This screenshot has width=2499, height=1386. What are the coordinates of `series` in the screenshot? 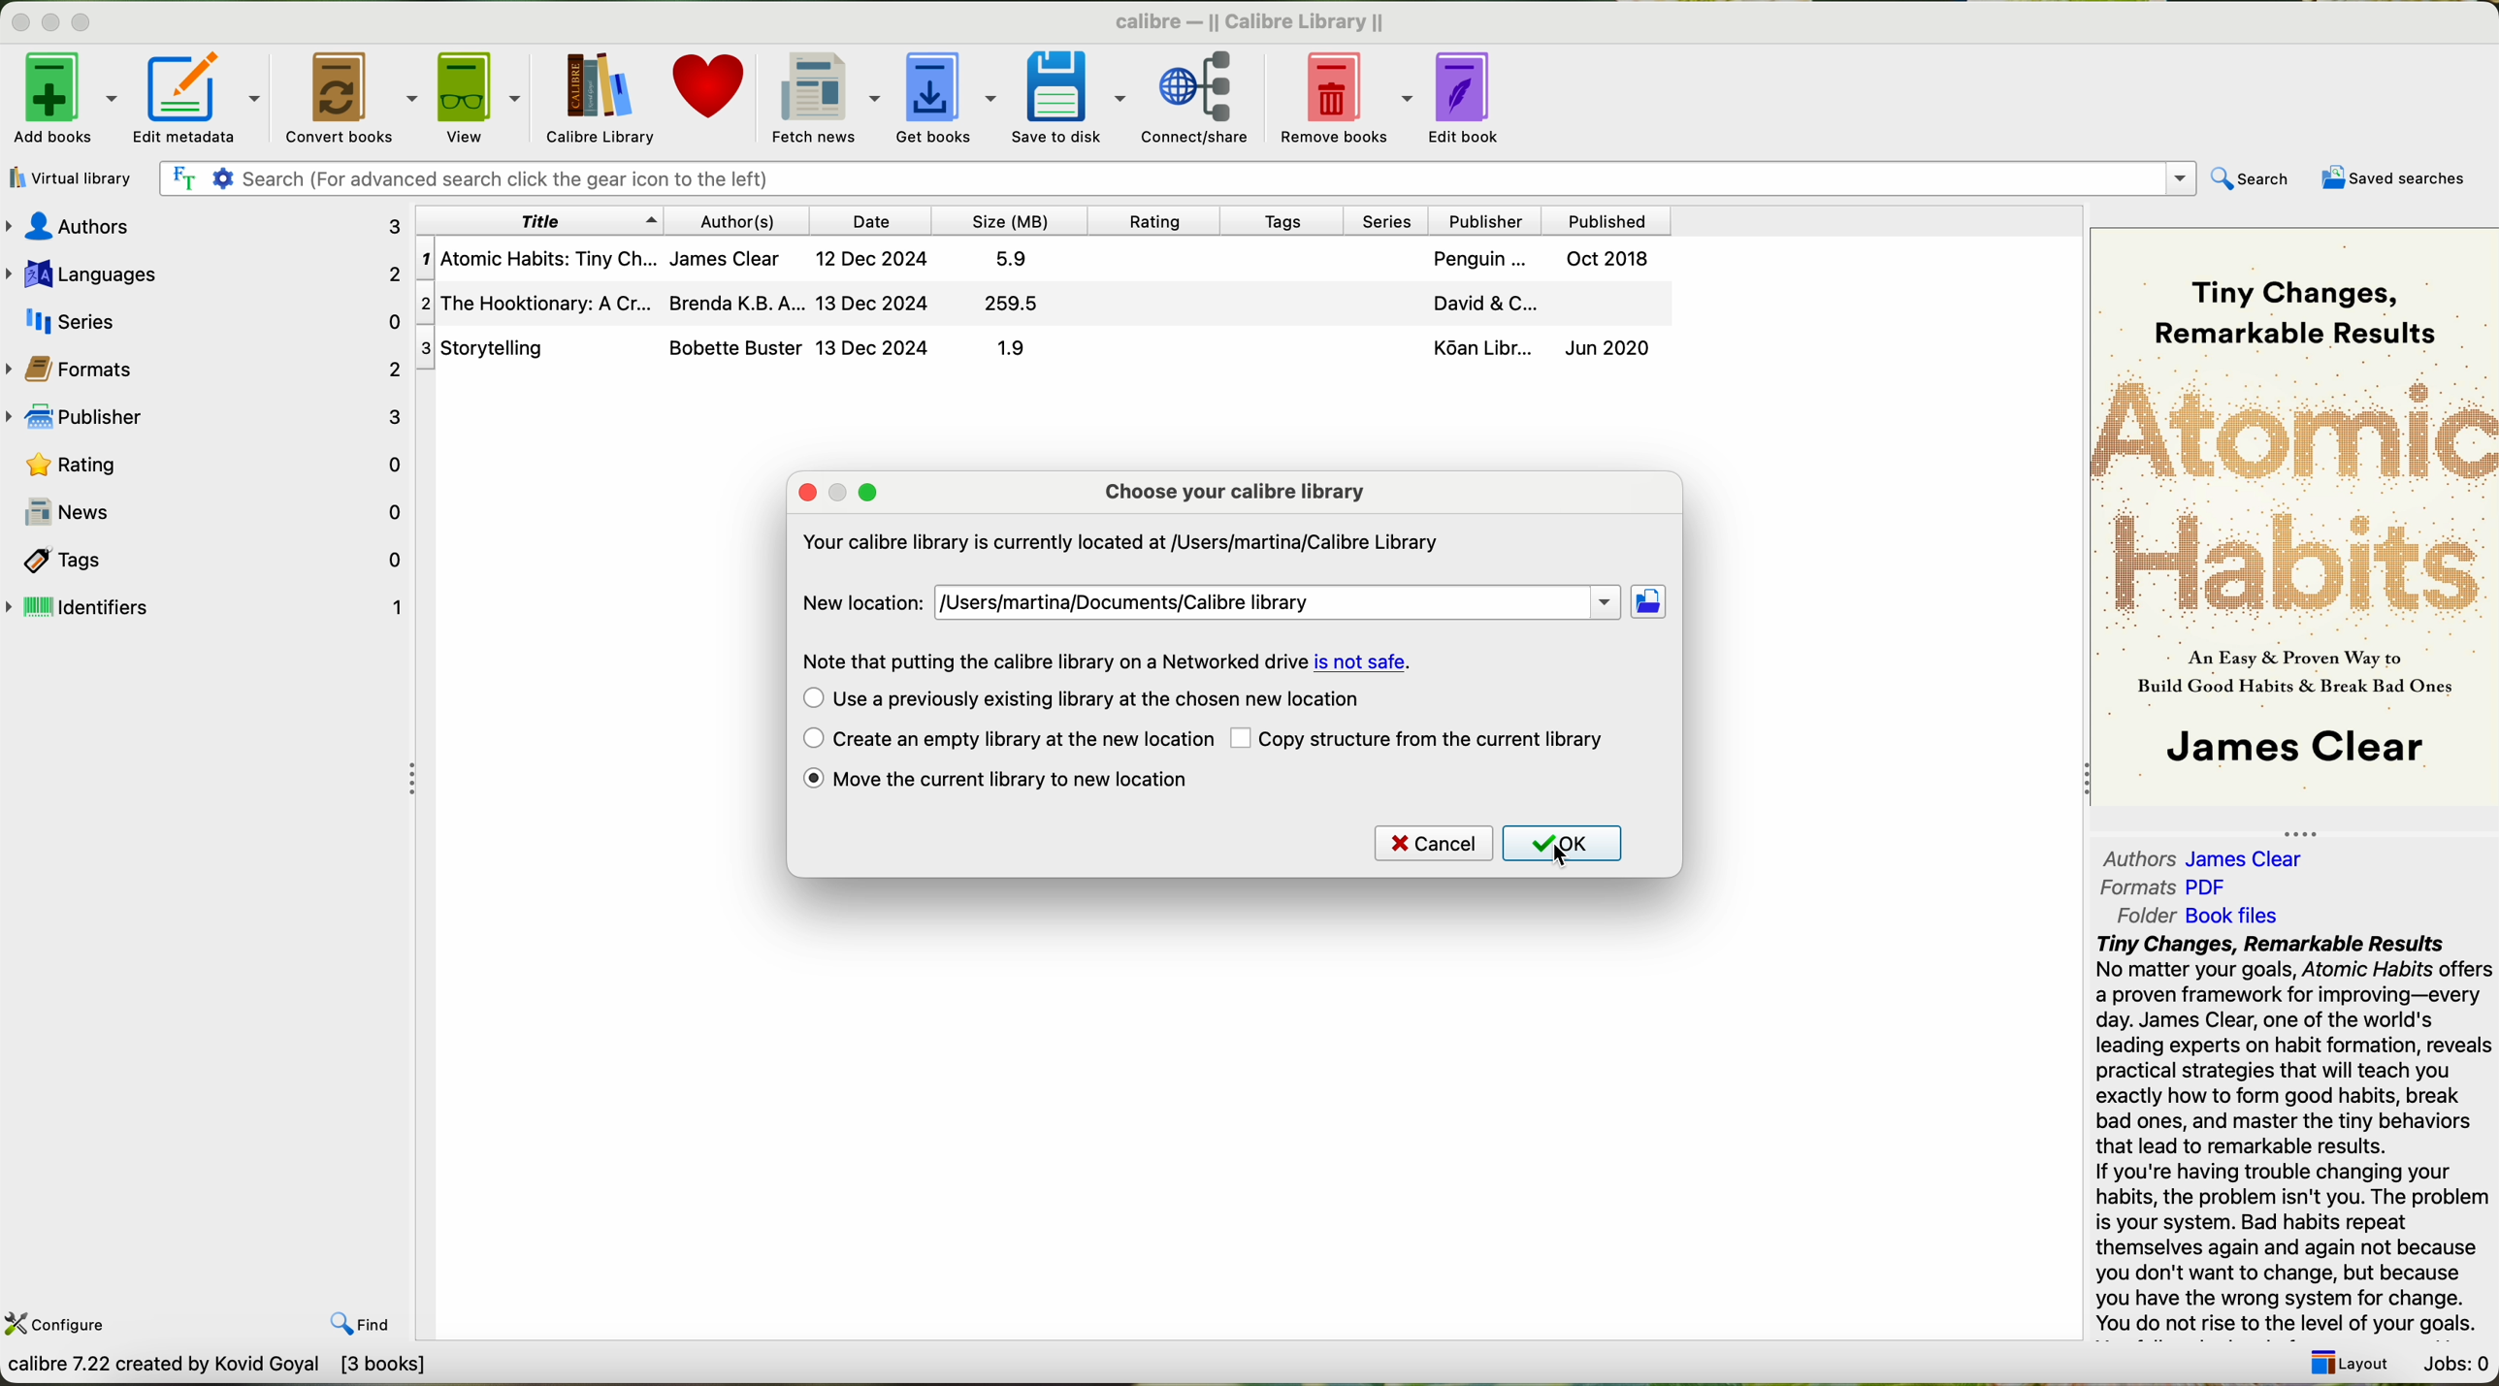 It's located at (207, 320).